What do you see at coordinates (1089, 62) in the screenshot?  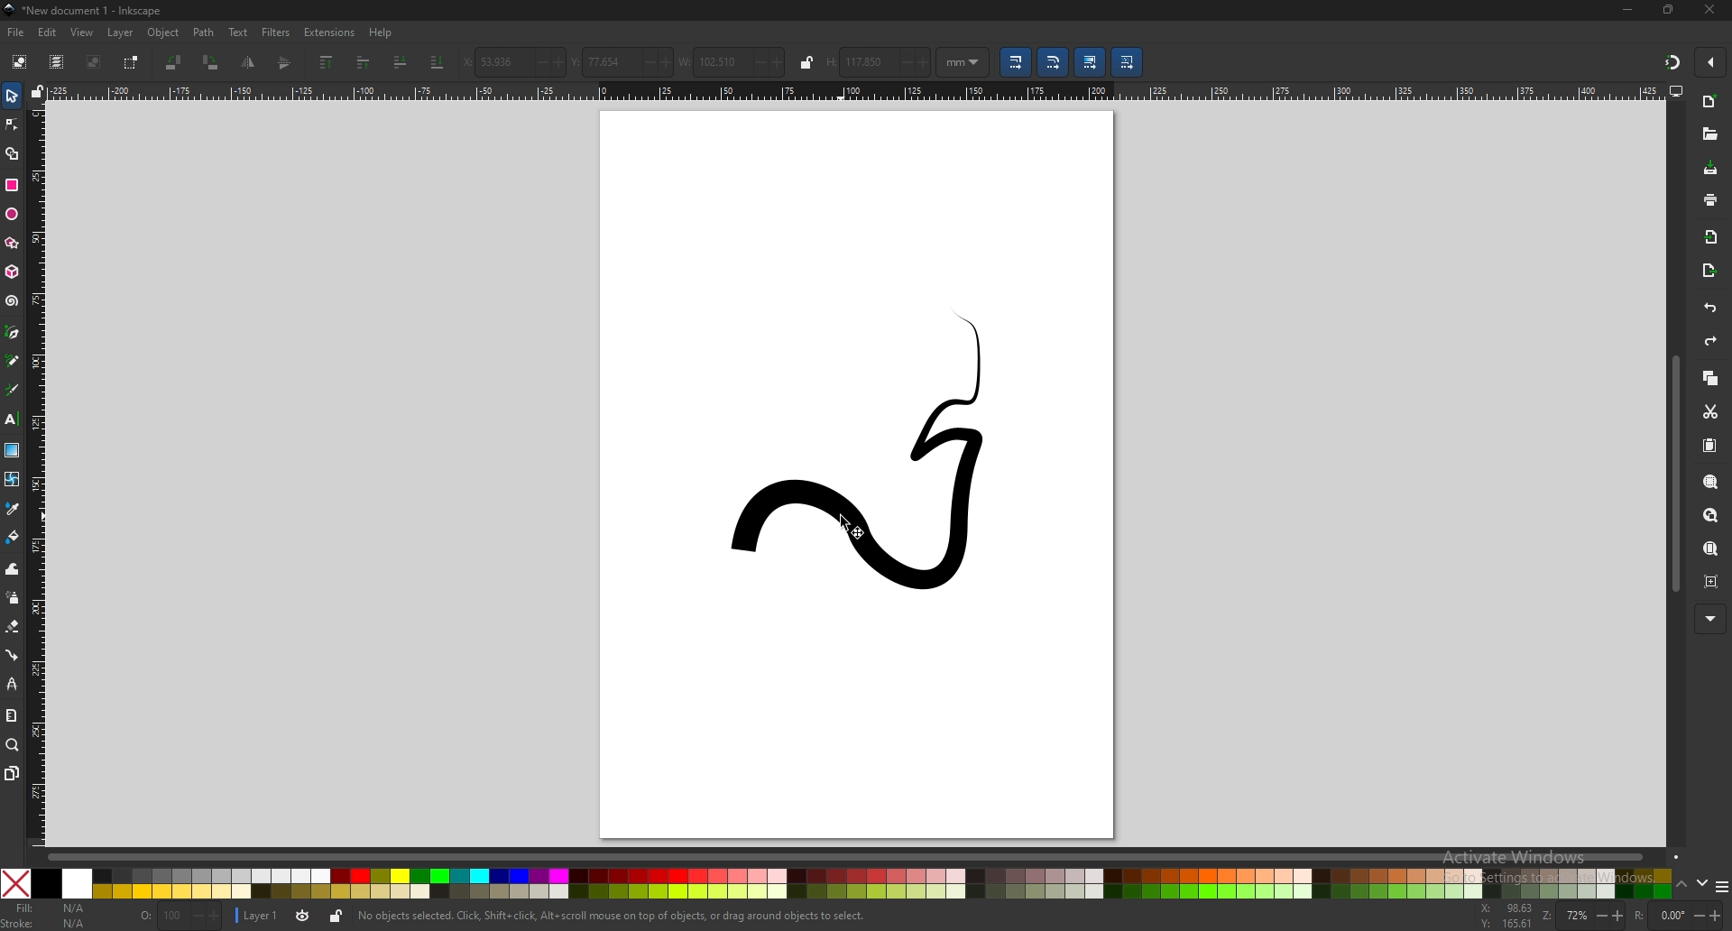 I see `move gradient` at bounding box center [1089, 62].